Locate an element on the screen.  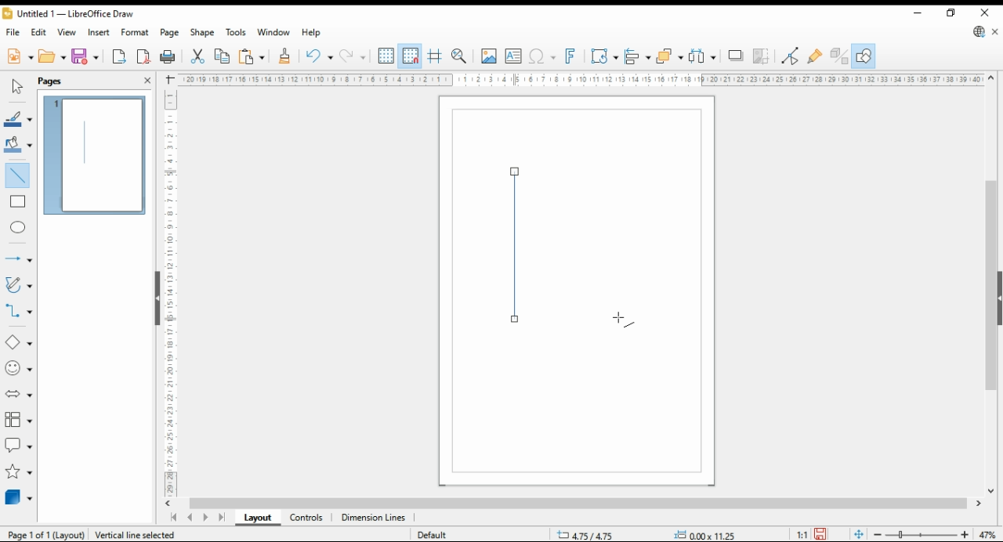
minimize is located at coordinates (918, 13).